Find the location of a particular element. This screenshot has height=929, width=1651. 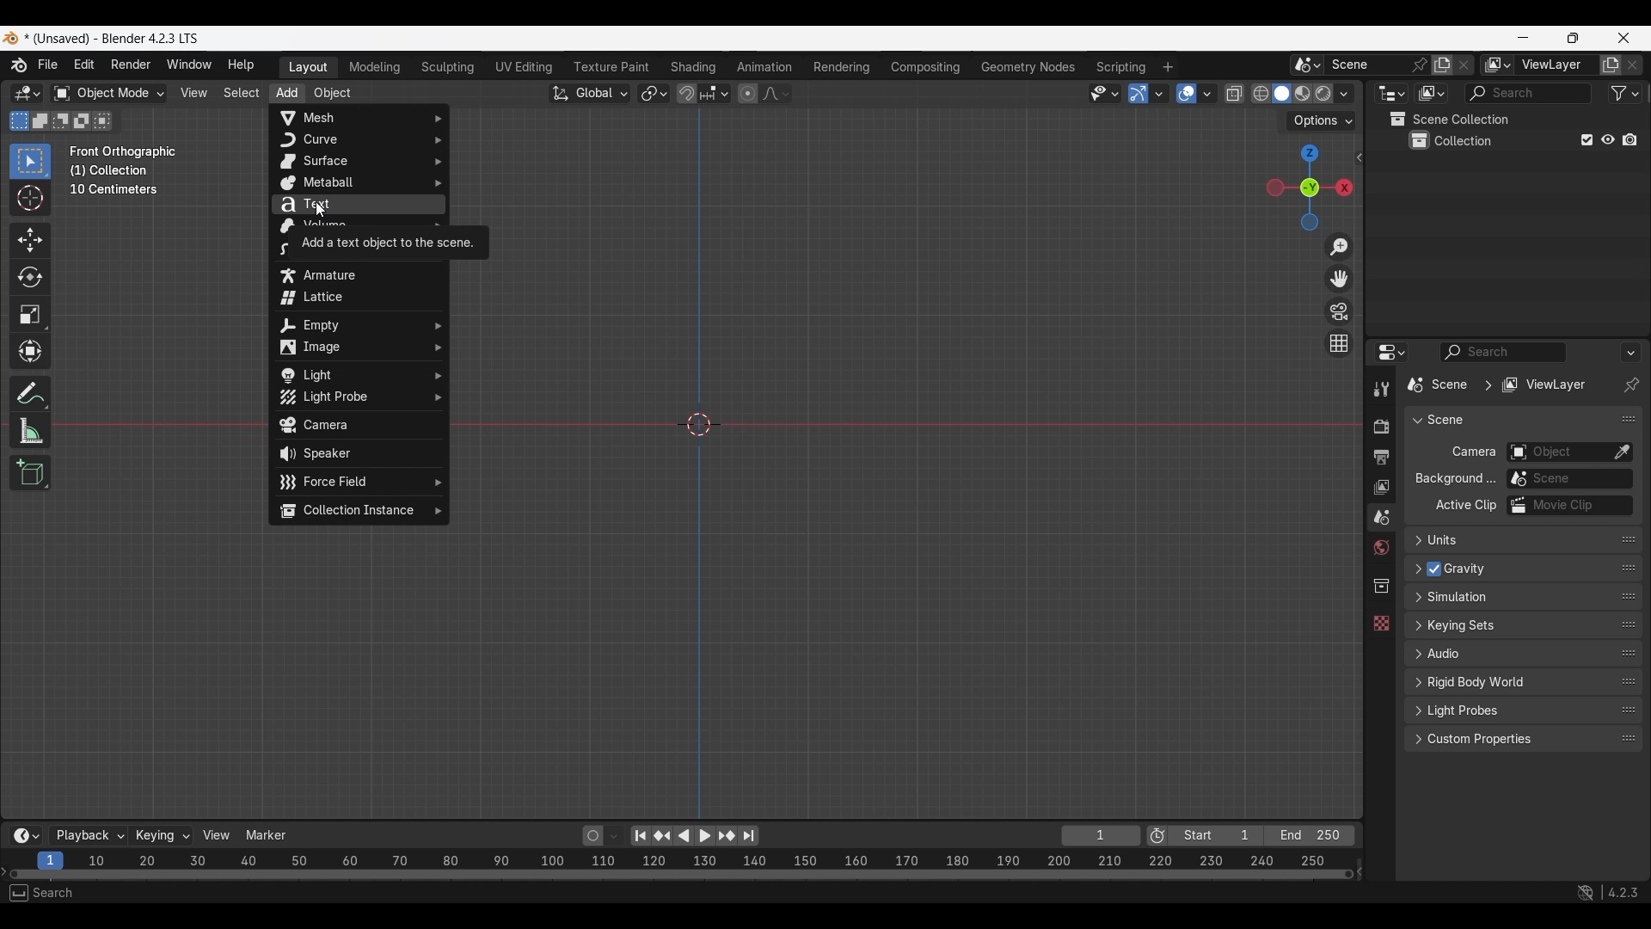

Mesh options is located at coordinates (359, 118).